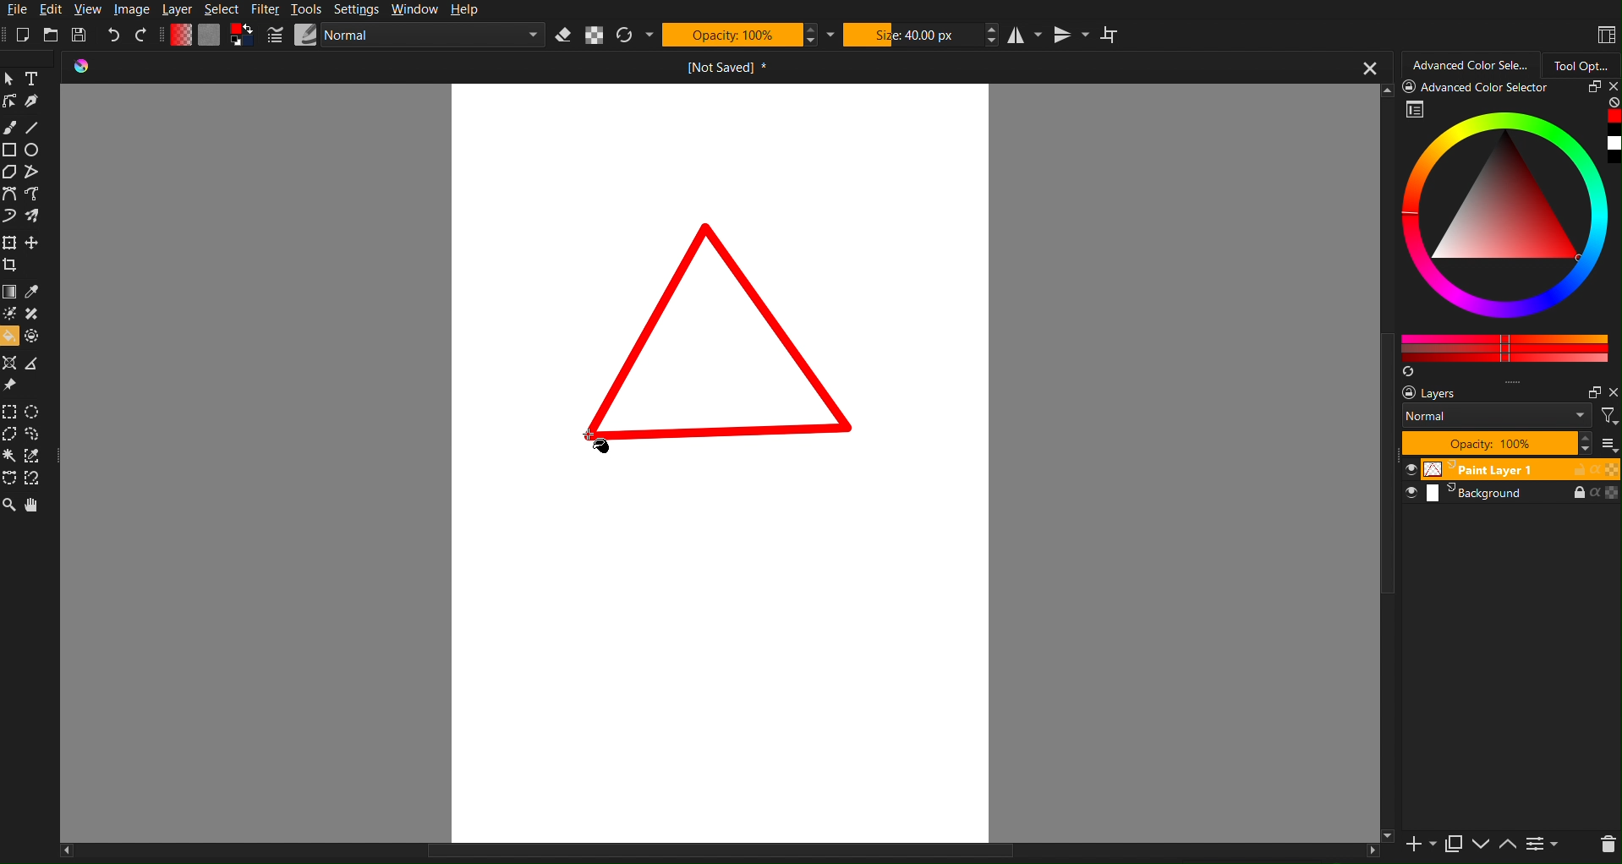 The width and height of the screenshot is (1622, 864). I want to click on scroll bar, so click(1387, 463).